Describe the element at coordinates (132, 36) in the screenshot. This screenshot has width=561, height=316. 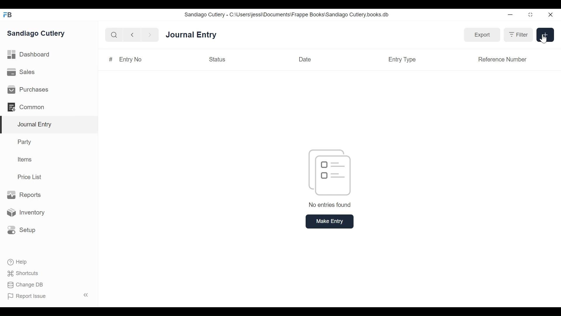
I see `Navigate back` at that location.